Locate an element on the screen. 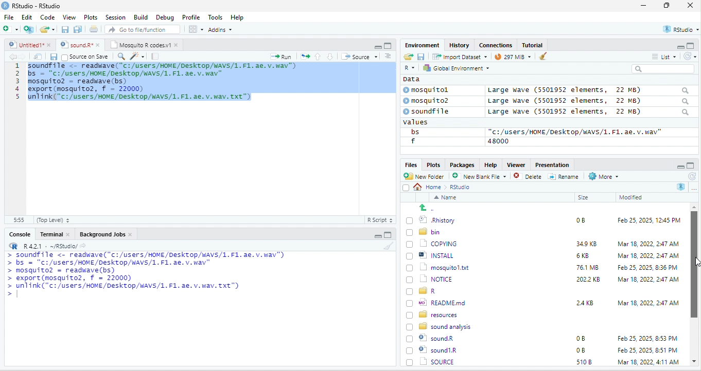 The image size is (701, 371). new project is located at coordinates (29, 29).